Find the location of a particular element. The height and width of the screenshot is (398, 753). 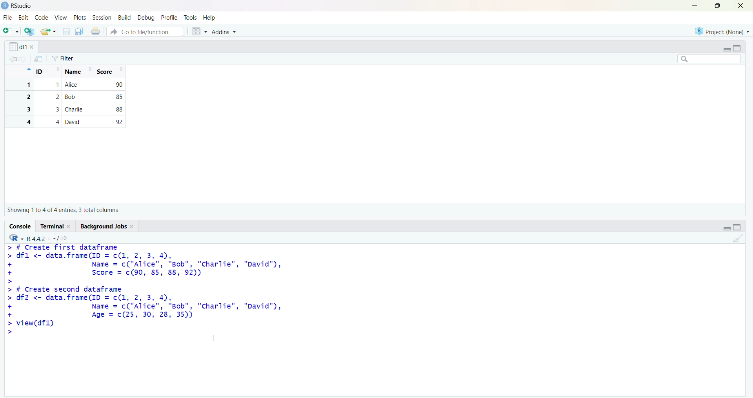

clean is located at coordinates (738, 239).